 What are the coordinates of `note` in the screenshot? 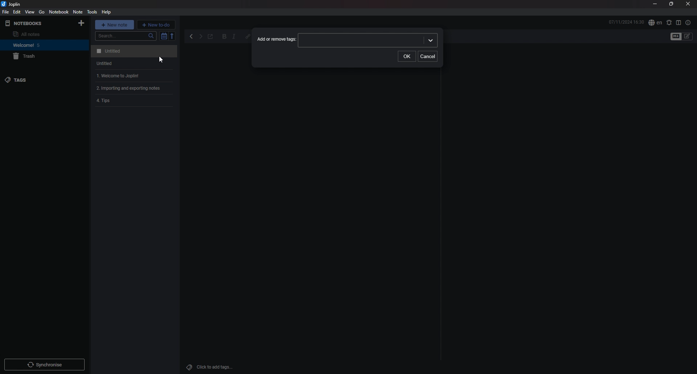 It's located at (135, 101).